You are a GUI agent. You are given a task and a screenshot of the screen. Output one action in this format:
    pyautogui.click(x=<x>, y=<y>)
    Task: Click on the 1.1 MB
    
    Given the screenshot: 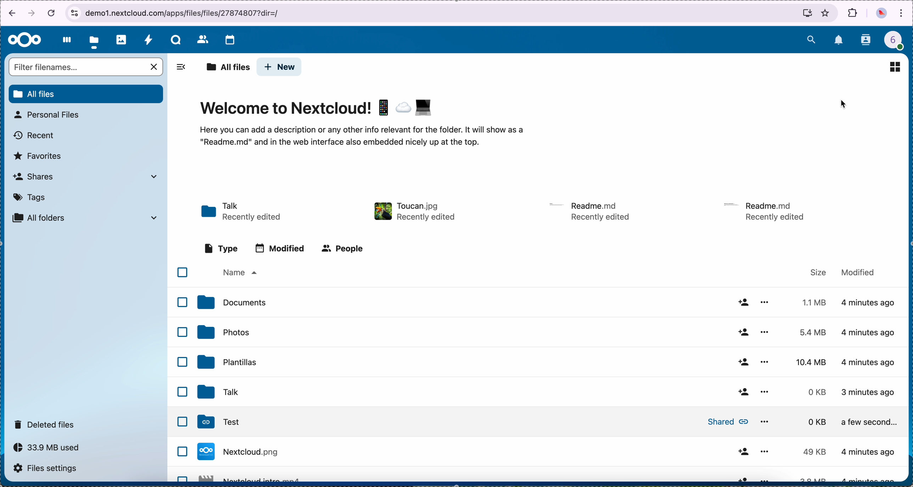 What is the action you would take?
    pyautogui.click(x=812, y=301)
    